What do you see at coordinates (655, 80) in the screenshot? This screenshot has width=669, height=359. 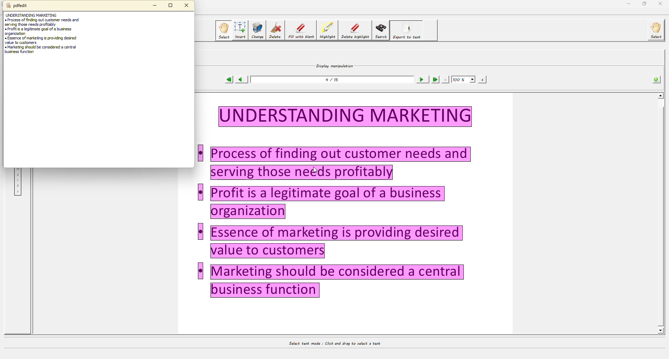 I see `info` at bounding box center [655, 80].